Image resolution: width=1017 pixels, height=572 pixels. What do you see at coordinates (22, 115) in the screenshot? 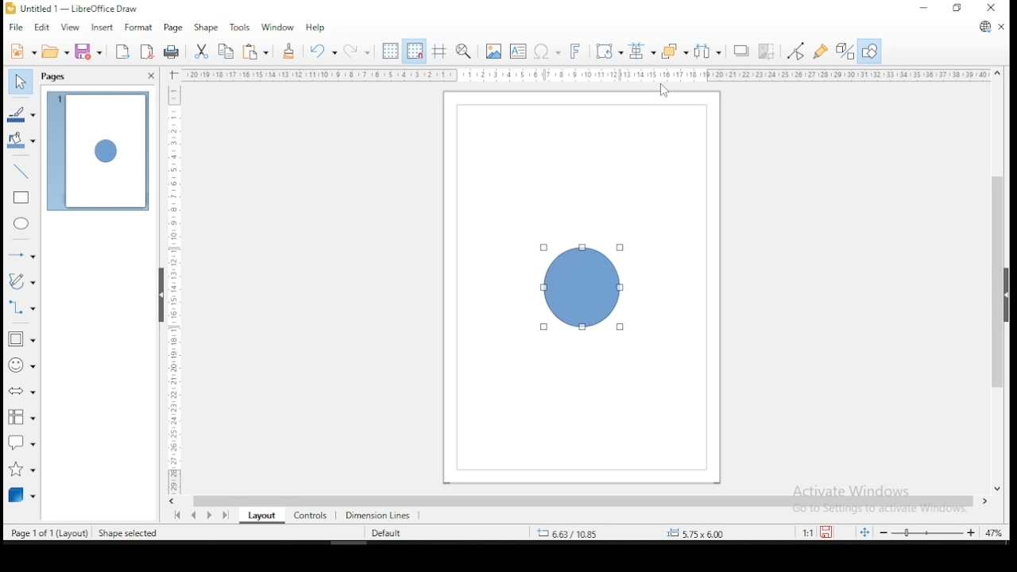
I see `line color` at bounding box center [22, 115].